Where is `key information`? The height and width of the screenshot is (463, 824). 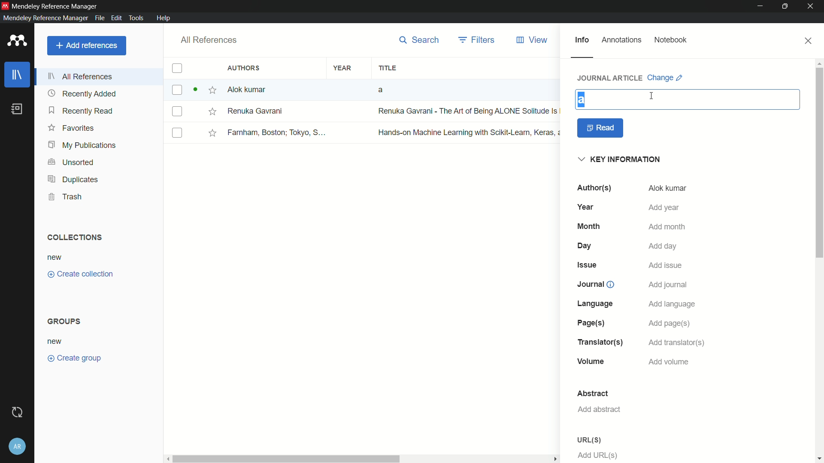
key information is located at coordinates (621, 160).